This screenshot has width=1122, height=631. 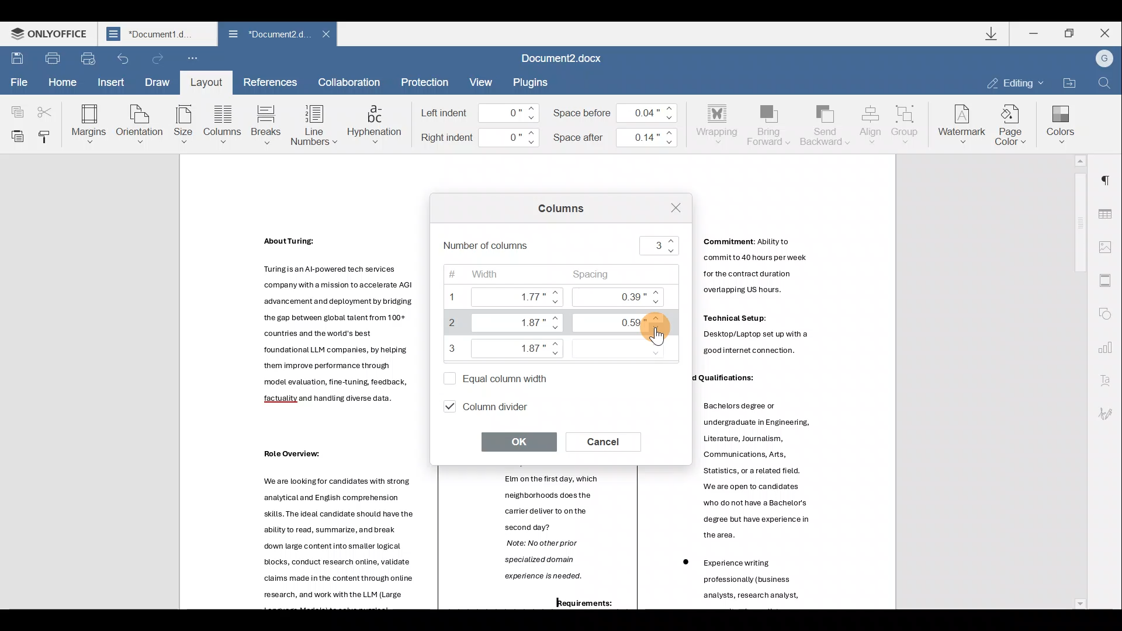 What do you see at coordinates (480, 113) in the screenshot?
I see `Left indent` at bounding box center [480, 113].